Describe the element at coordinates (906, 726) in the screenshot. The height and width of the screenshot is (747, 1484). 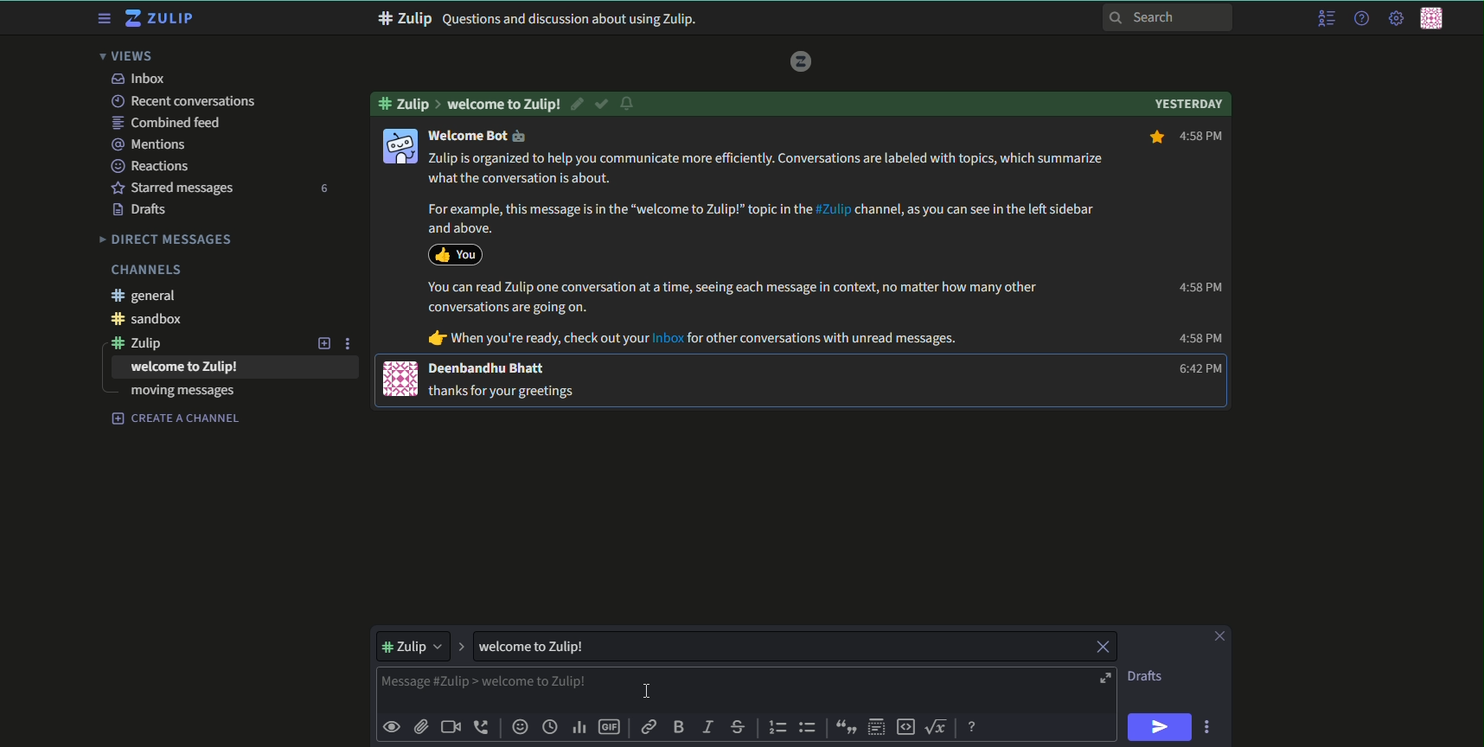
I see `code` at that location.